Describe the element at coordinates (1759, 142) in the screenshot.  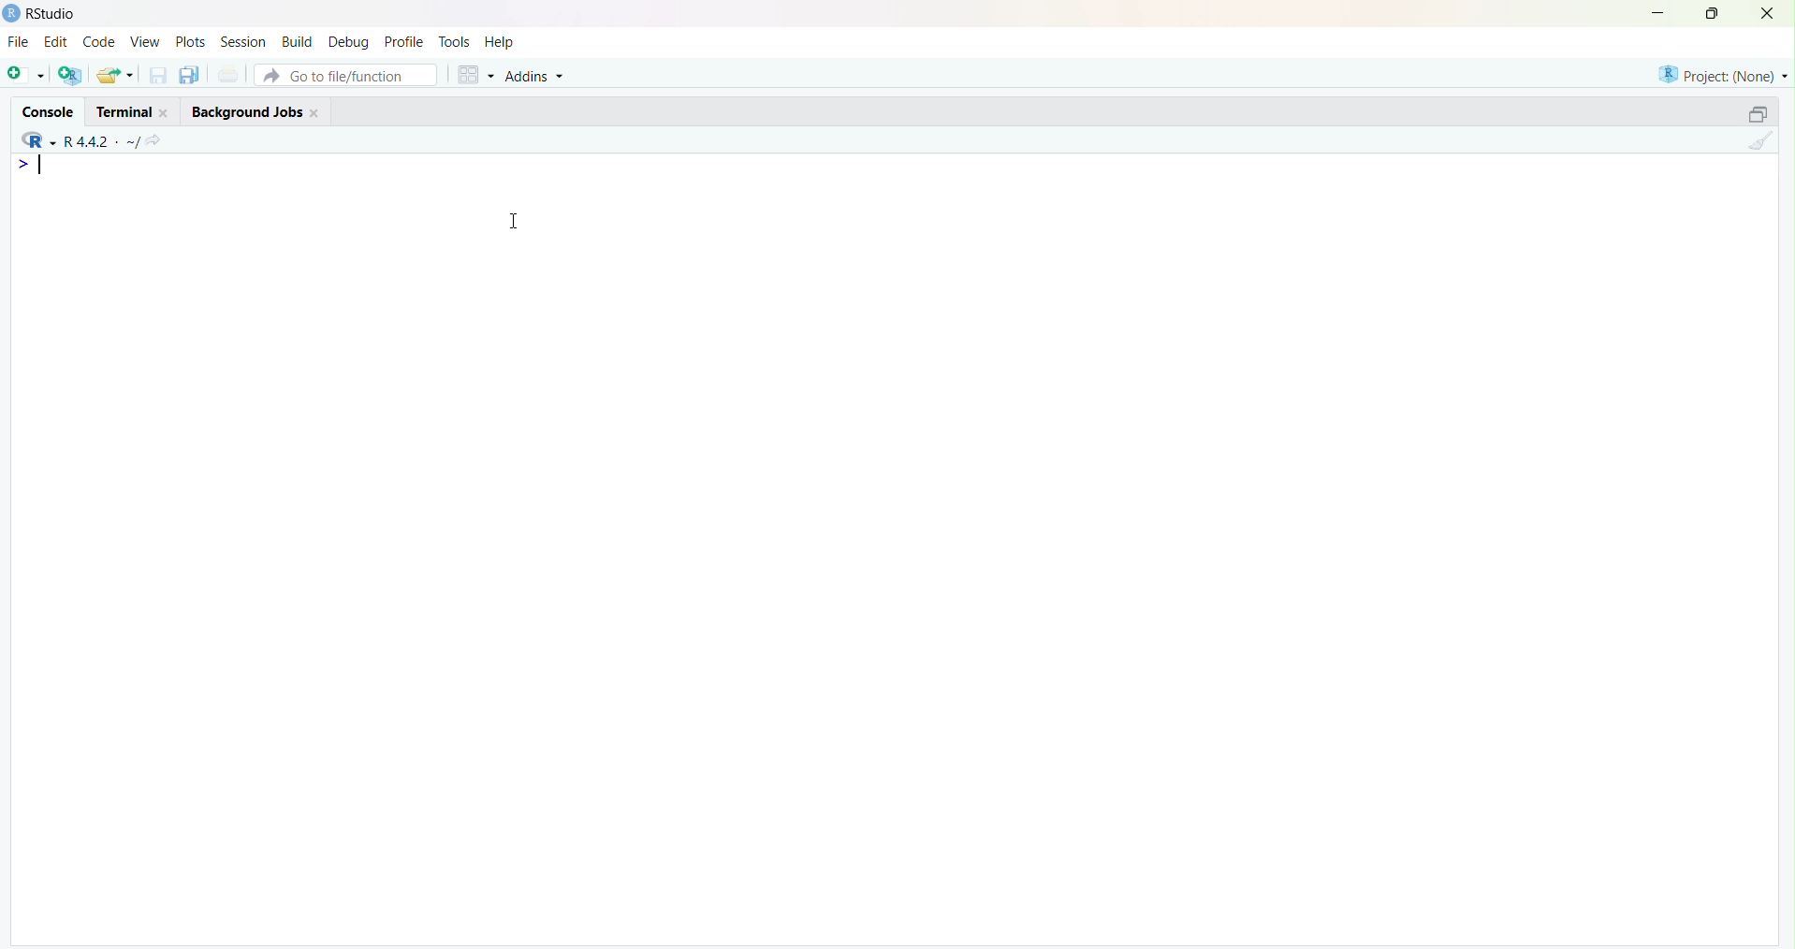
I see `Clear console (Ctrl + L)` at that location.